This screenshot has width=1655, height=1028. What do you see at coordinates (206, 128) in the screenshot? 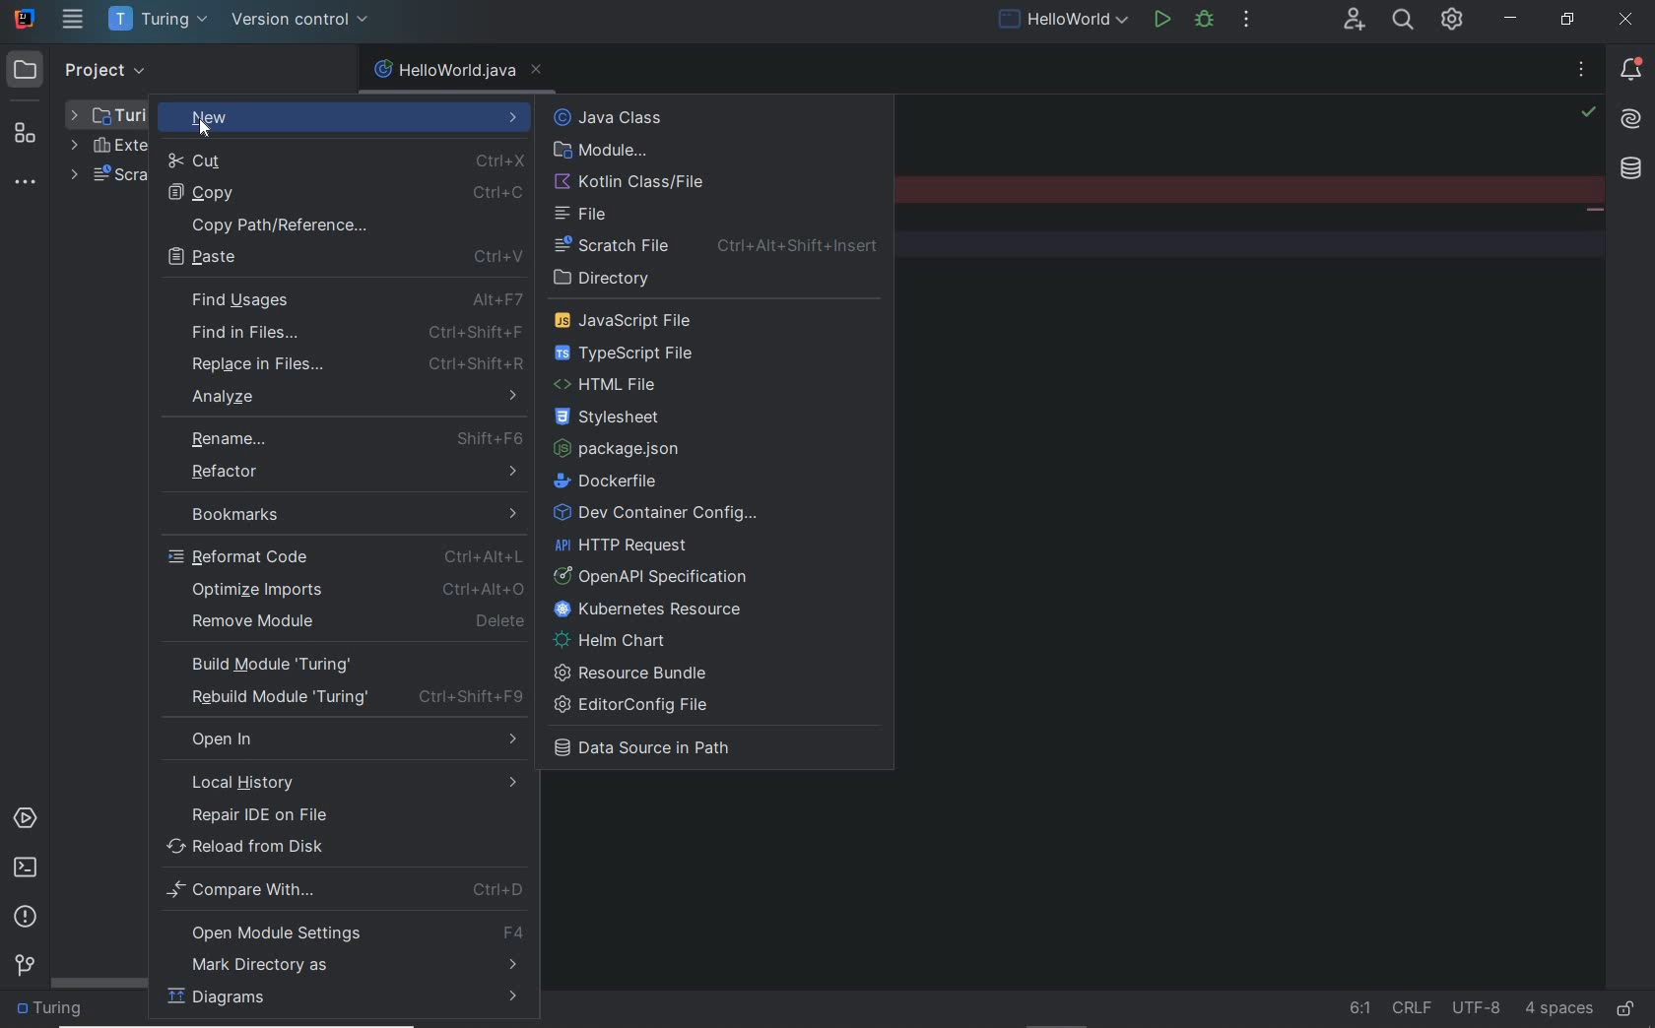
I see `cursor` at bounding box center [206, 128].